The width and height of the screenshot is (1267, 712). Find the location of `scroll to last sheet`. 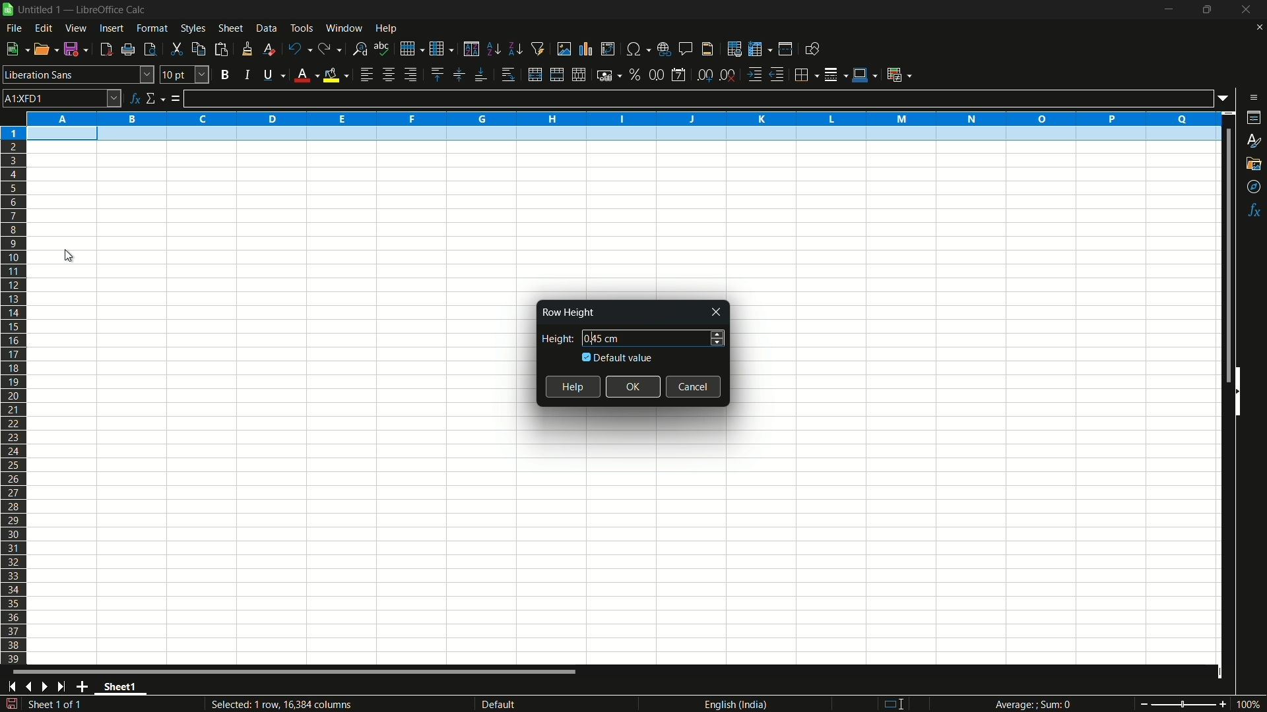

scroll to last sheet is located at coordinates (65, 687).